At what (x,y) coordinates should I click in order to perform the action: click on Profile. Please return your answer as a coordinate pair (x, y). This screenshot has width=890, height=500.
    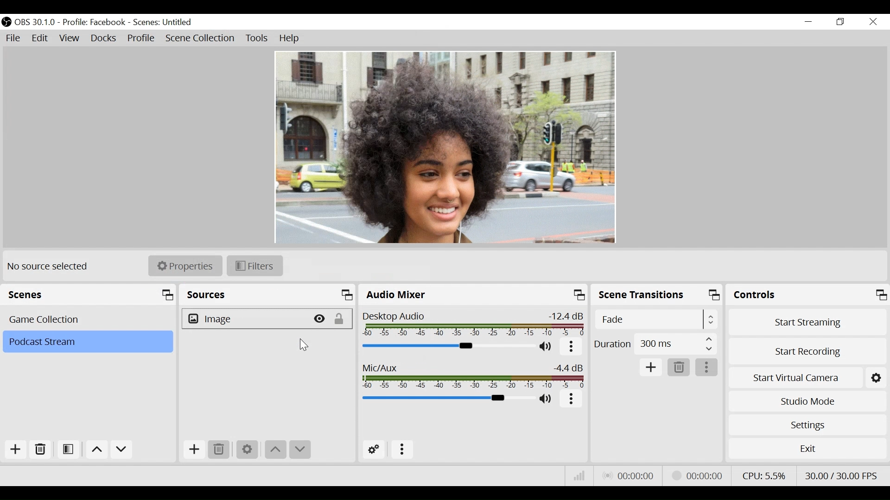
    Looking at the image, I should click on (95, 22).